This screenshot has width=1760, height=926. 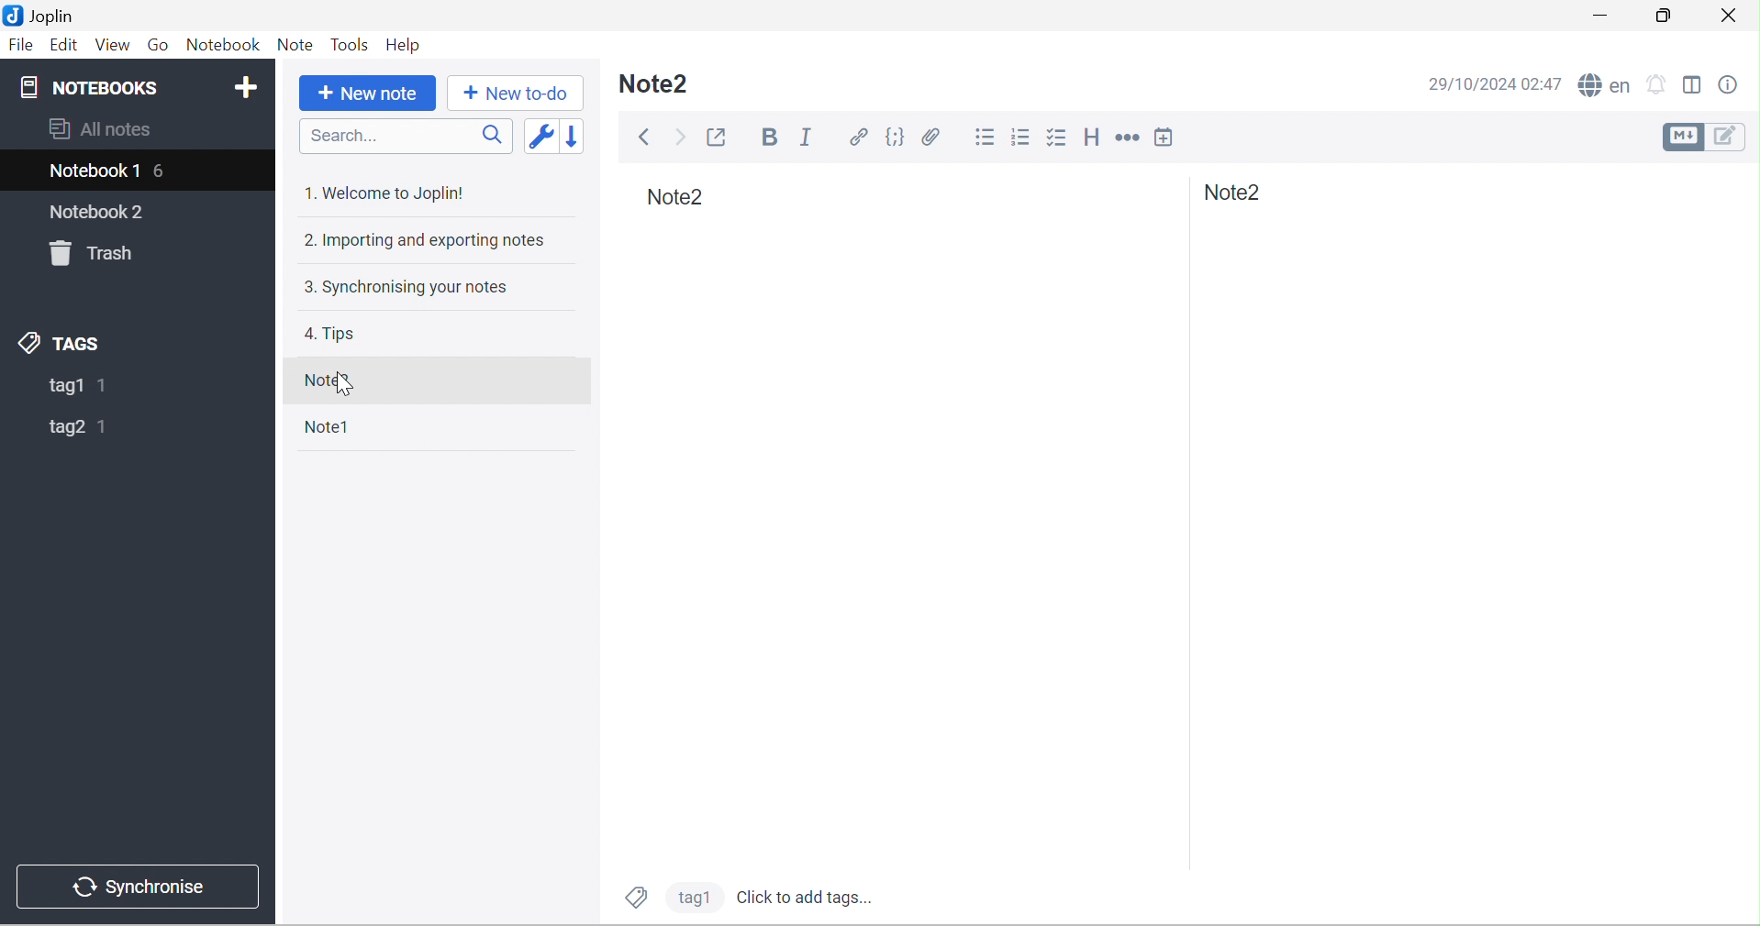 What do you see at coordinates (810, 138) in the screenshot?
I see `Italic` at bounding box center [810, 138].